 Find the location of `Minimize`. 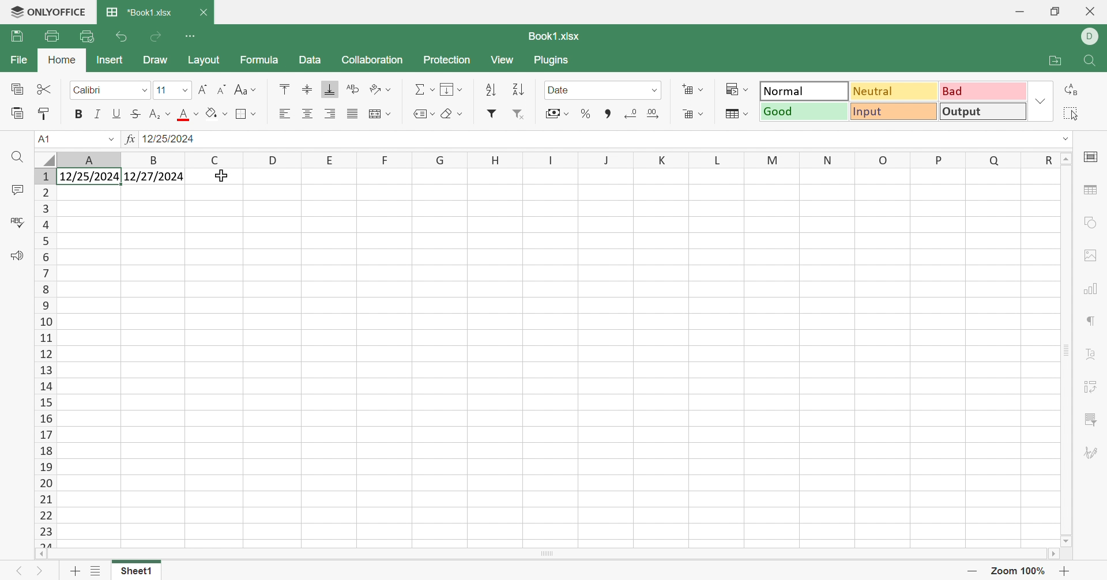

Minimize is located at coordinates (1019, 11).